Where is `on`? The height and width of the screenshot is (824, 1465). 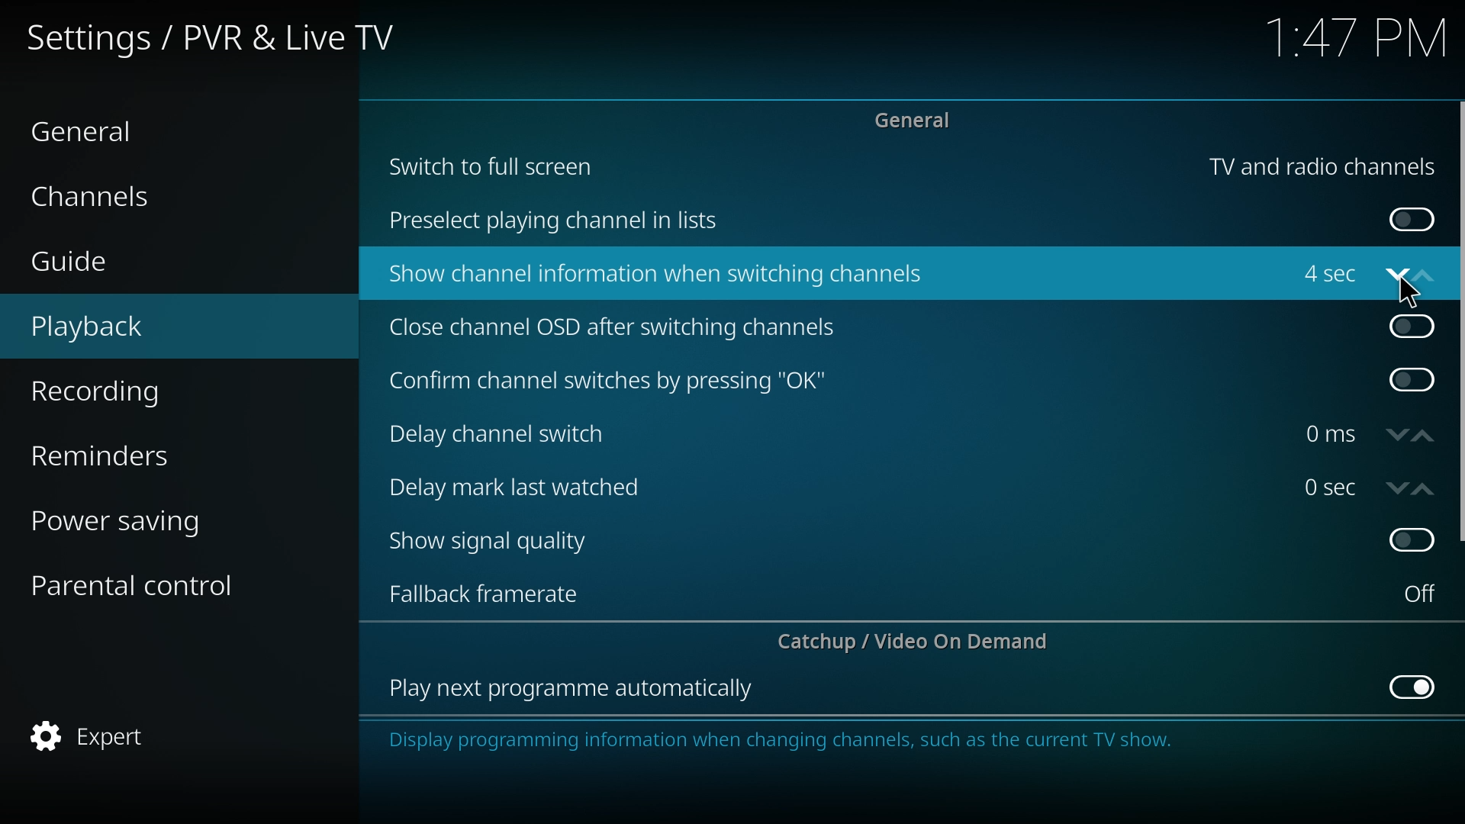 on is located at coordinates (1412, 220).